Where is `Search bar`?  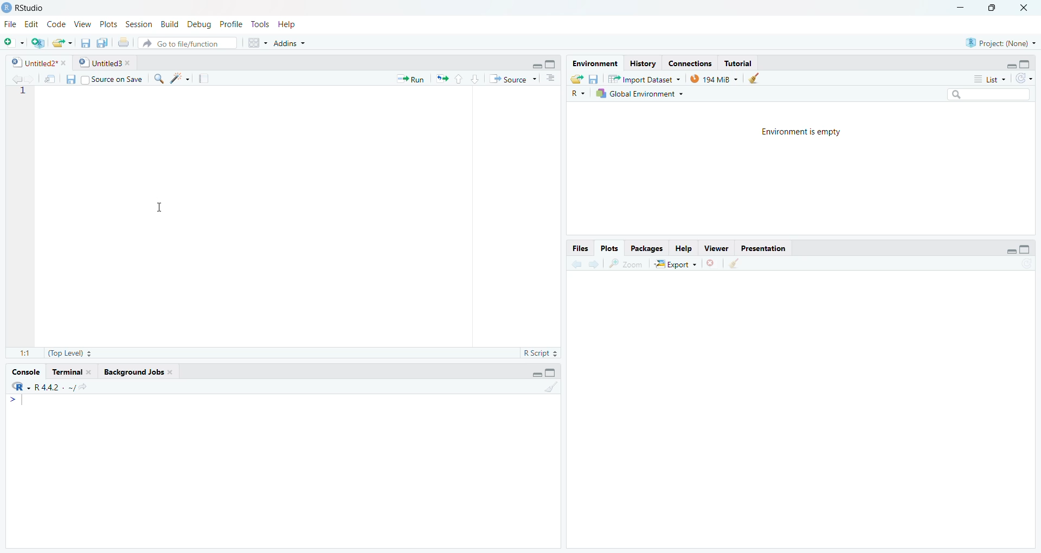
Search bar is located at coordinates (990, 93).